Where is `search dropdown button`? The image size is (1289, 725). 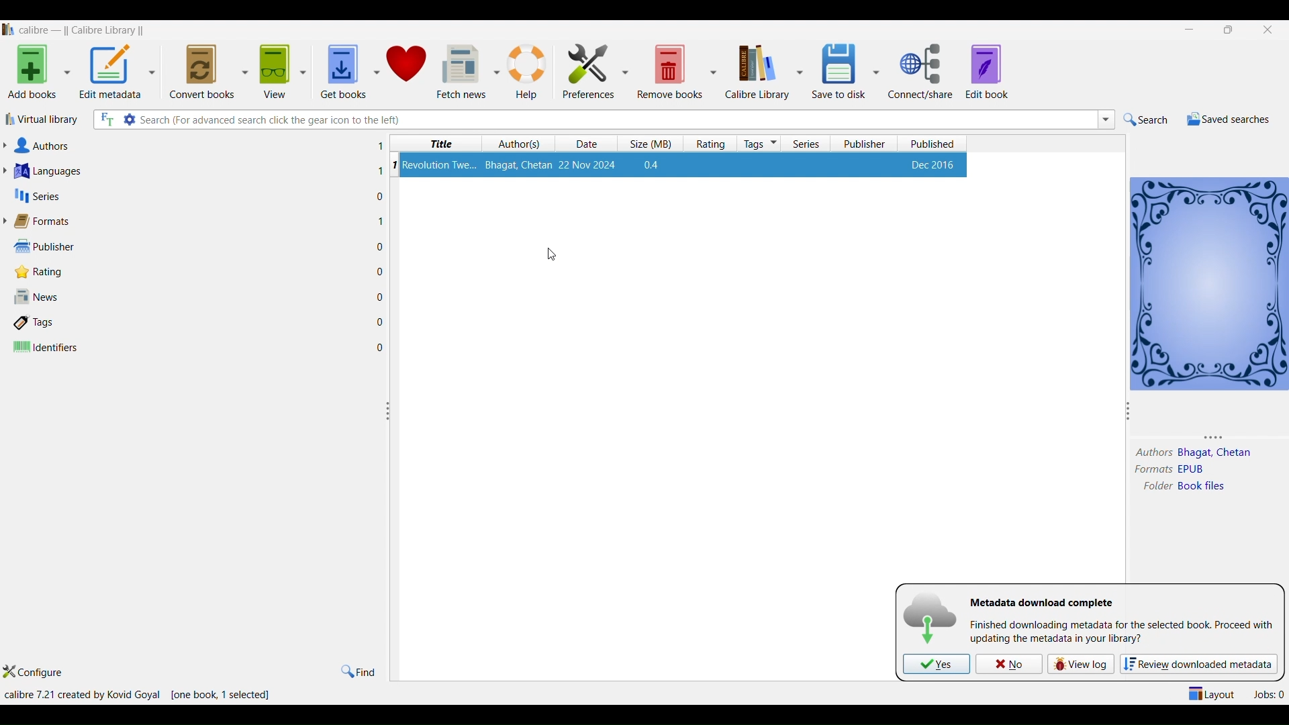 search dropdown button is located at coordinates (1107, 120).